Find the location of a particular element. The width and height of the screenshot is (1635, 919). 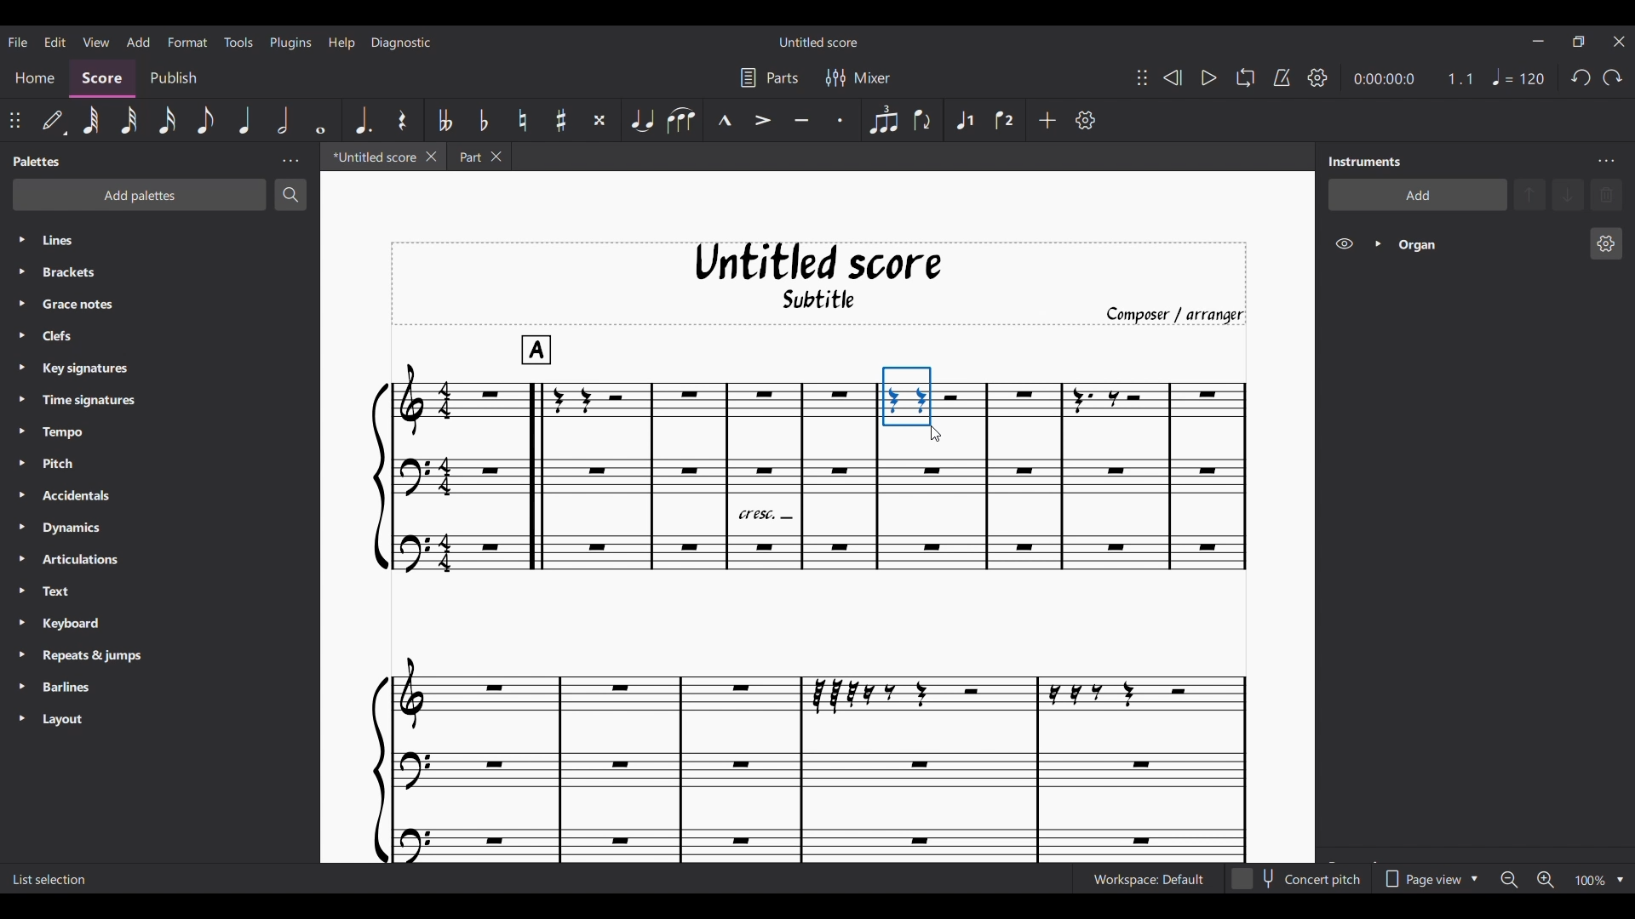

Zoom out is located at coordinates (1510, 880).